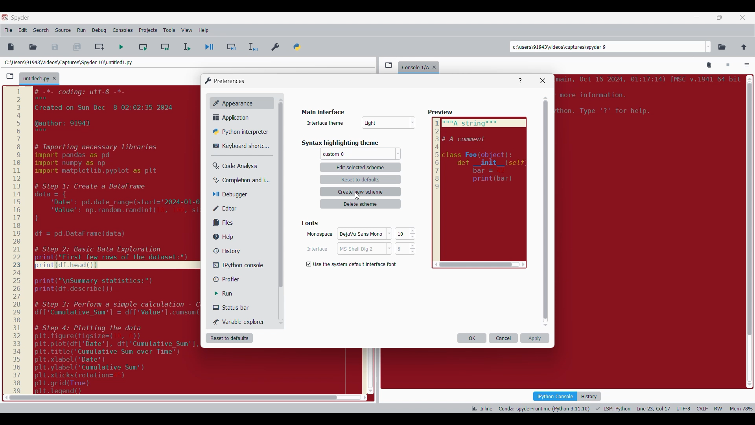  What do you see at coordinates (241, 180) in the screenshot?
I see `Completion and linting` at bounding box center [241, 180].